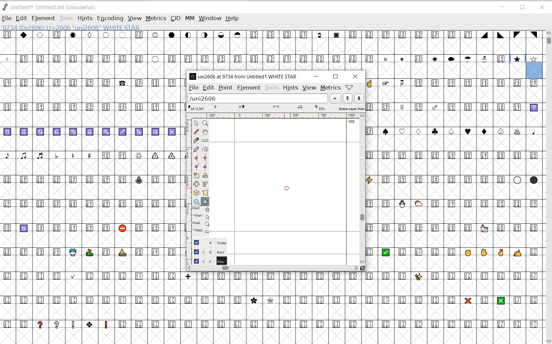 The width and height of the screenshot is (552, 344). What do you see at coordinates (233, 19) in the screenshot?
I see `HELP` at bounding box center [233, 19].